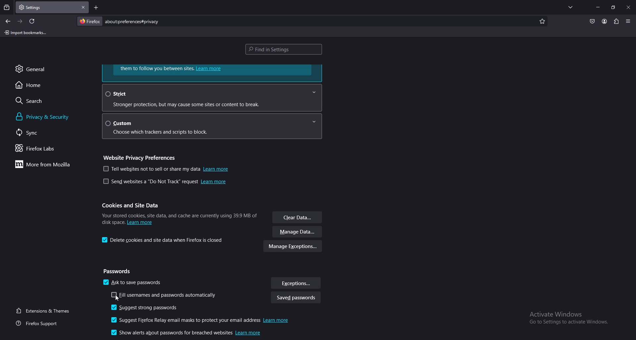 This screenshot has width=636, height=340. Describe the element at coordinates (164, 183) in the screenshot. I see `send website do not track request` at that location.